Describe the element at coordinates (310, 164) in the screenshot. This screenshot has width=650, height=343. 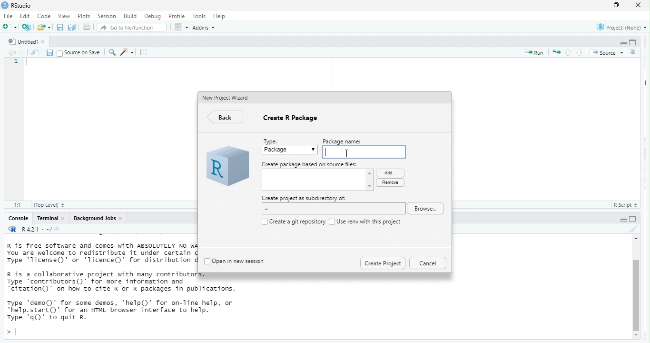
I see `Create package based on source files:` at that location.